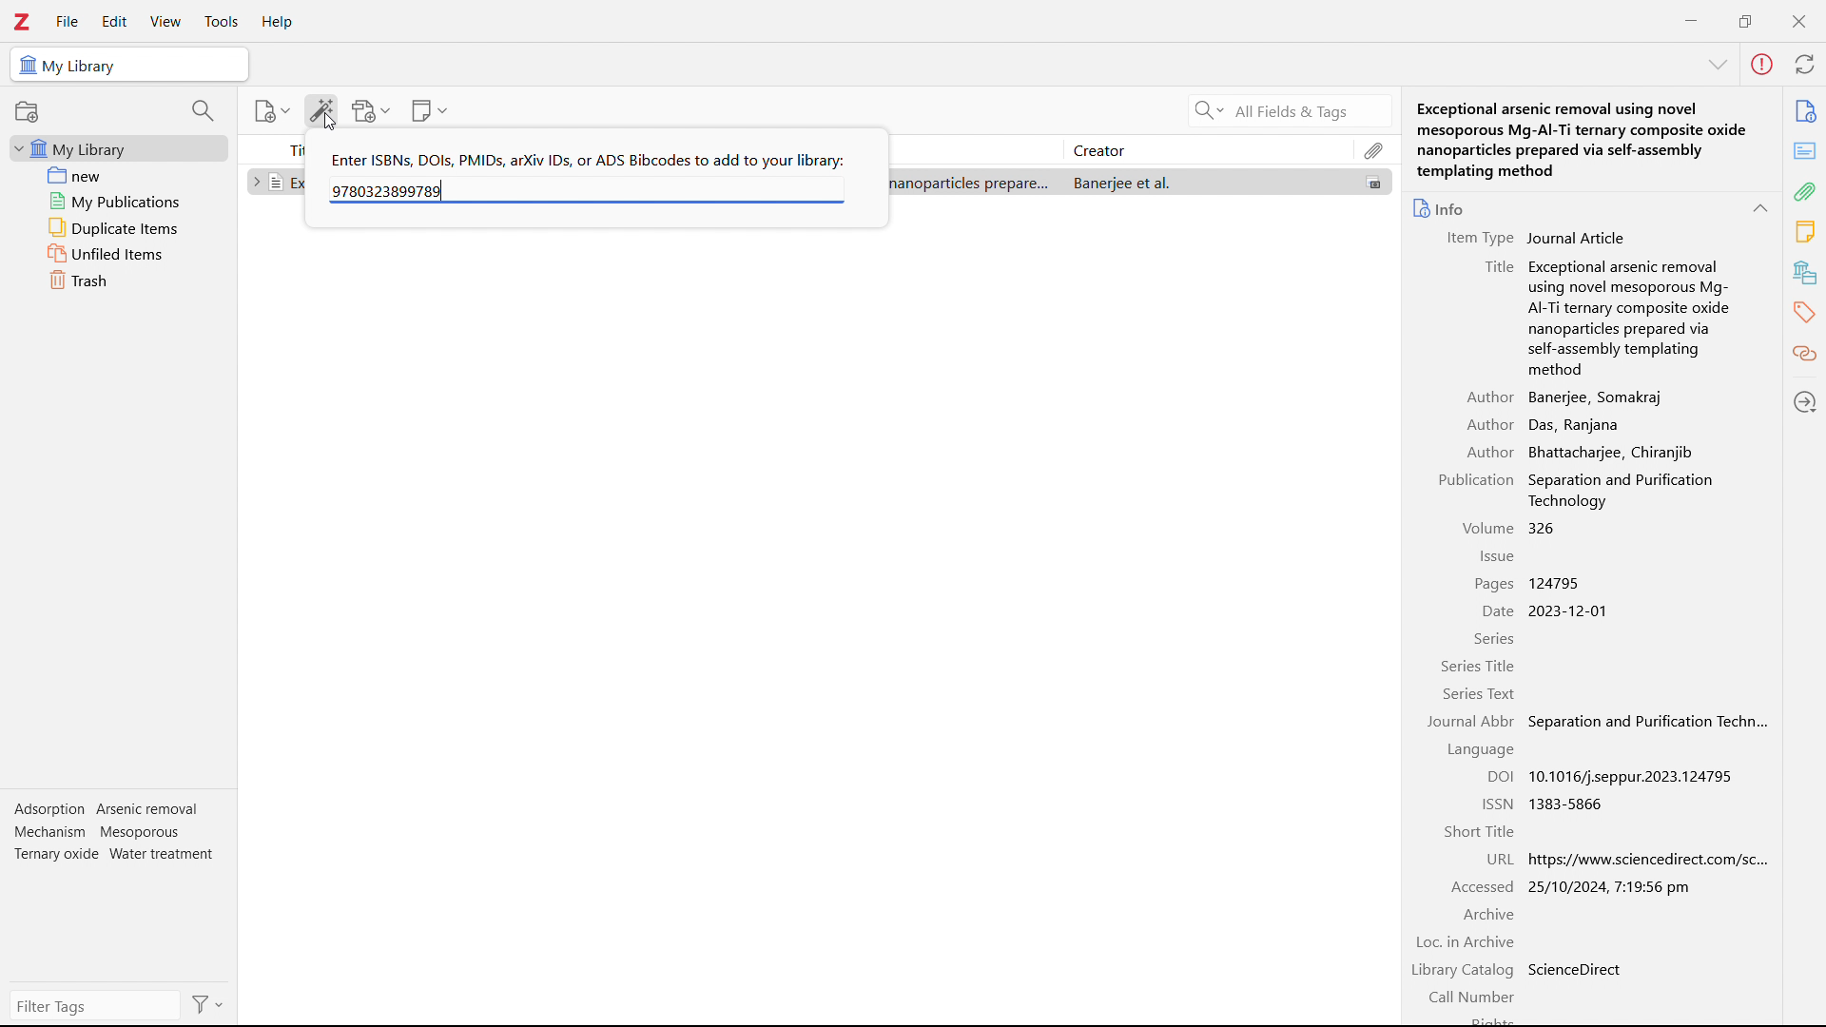 This screenshot has width=1826, height=1027. Describe the element at coordinates (1467, 942) in the screenshot. I see `Locate in archive` at that location.